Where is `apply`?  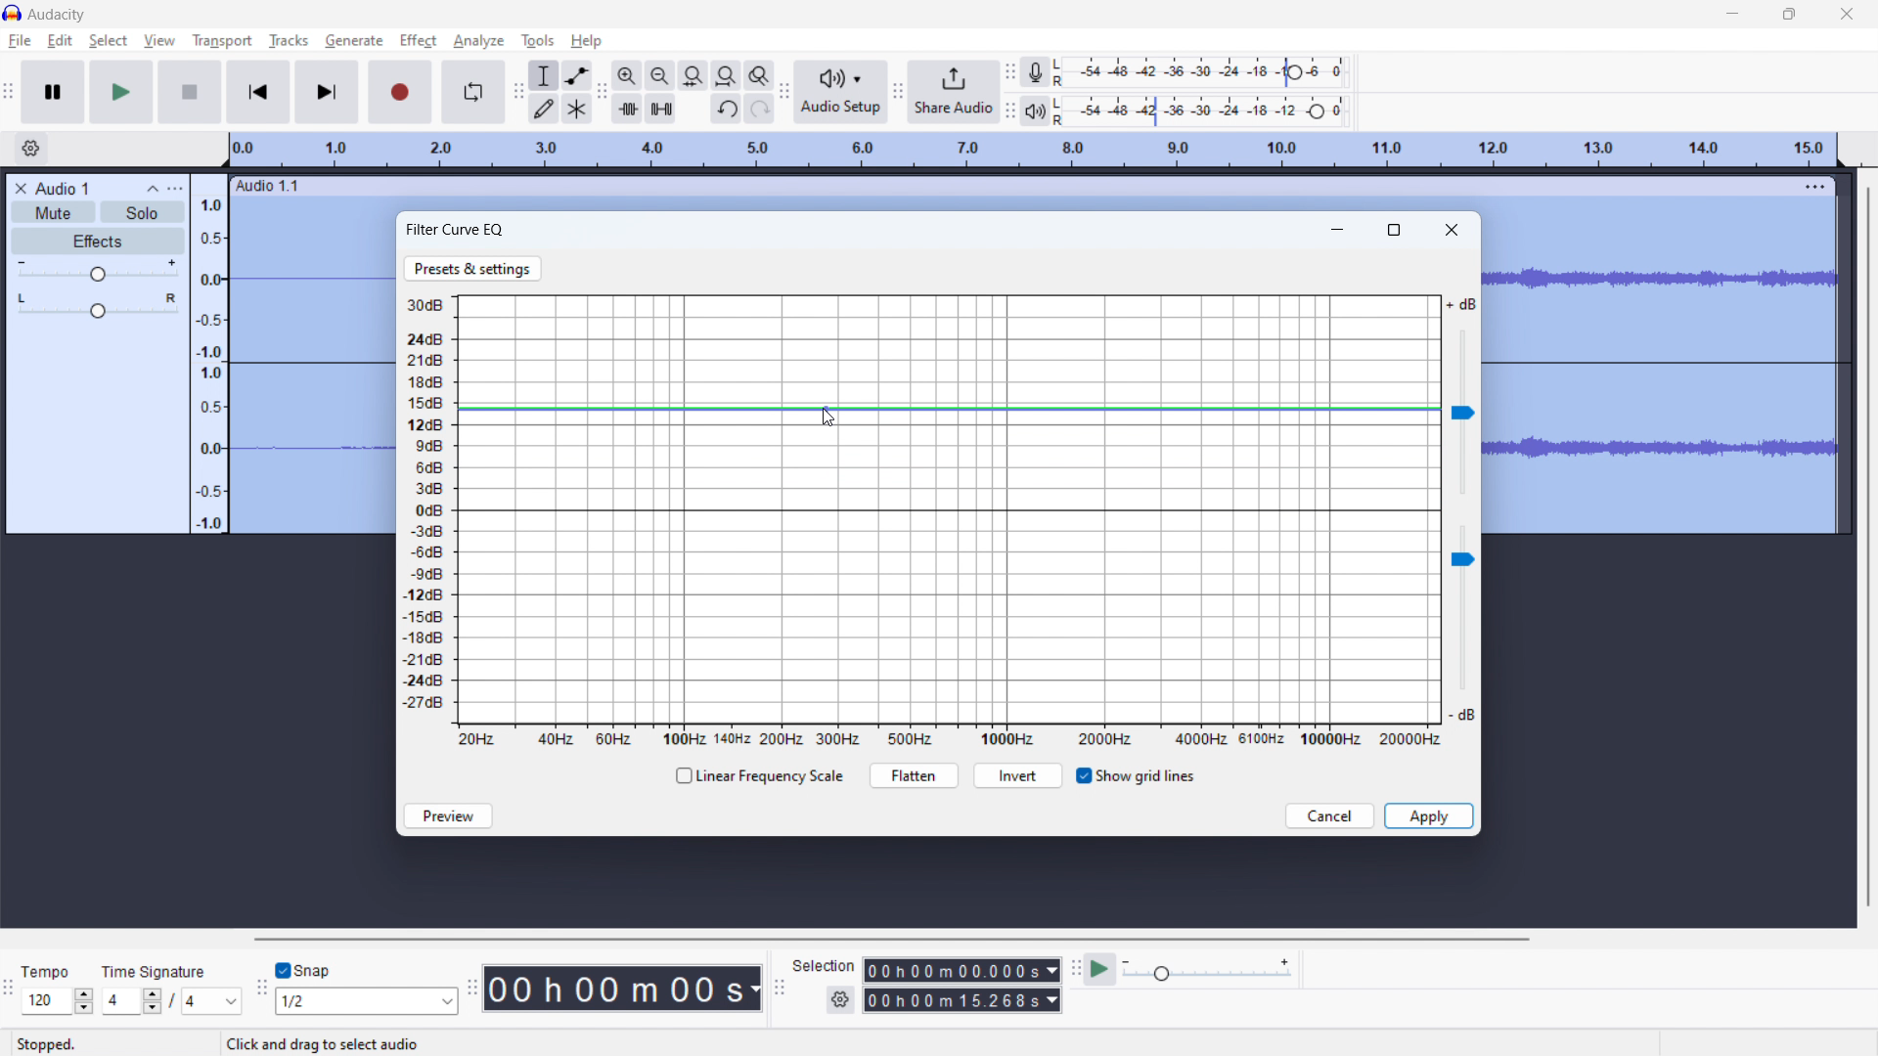
apply is located at coordinates (1428, 815).